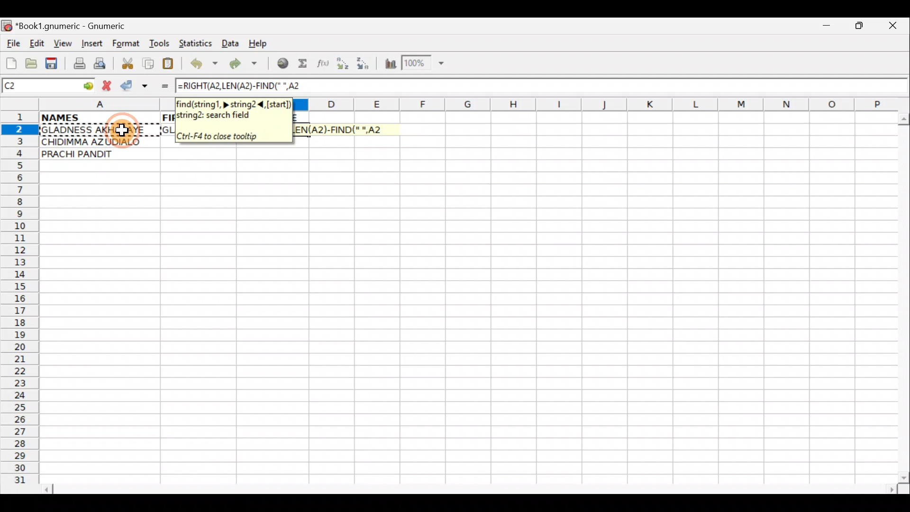  What do you see at coordinates (160, 86) in the screenshot?
I see `Enter formula` at bounding box center [160, 86].